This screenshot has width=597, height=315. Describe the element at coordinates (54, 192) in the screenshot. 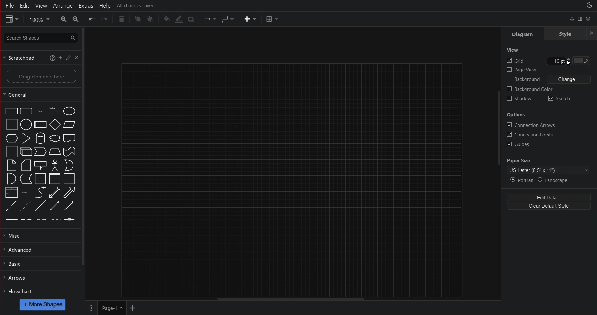

I see `both side arrows` at that location.